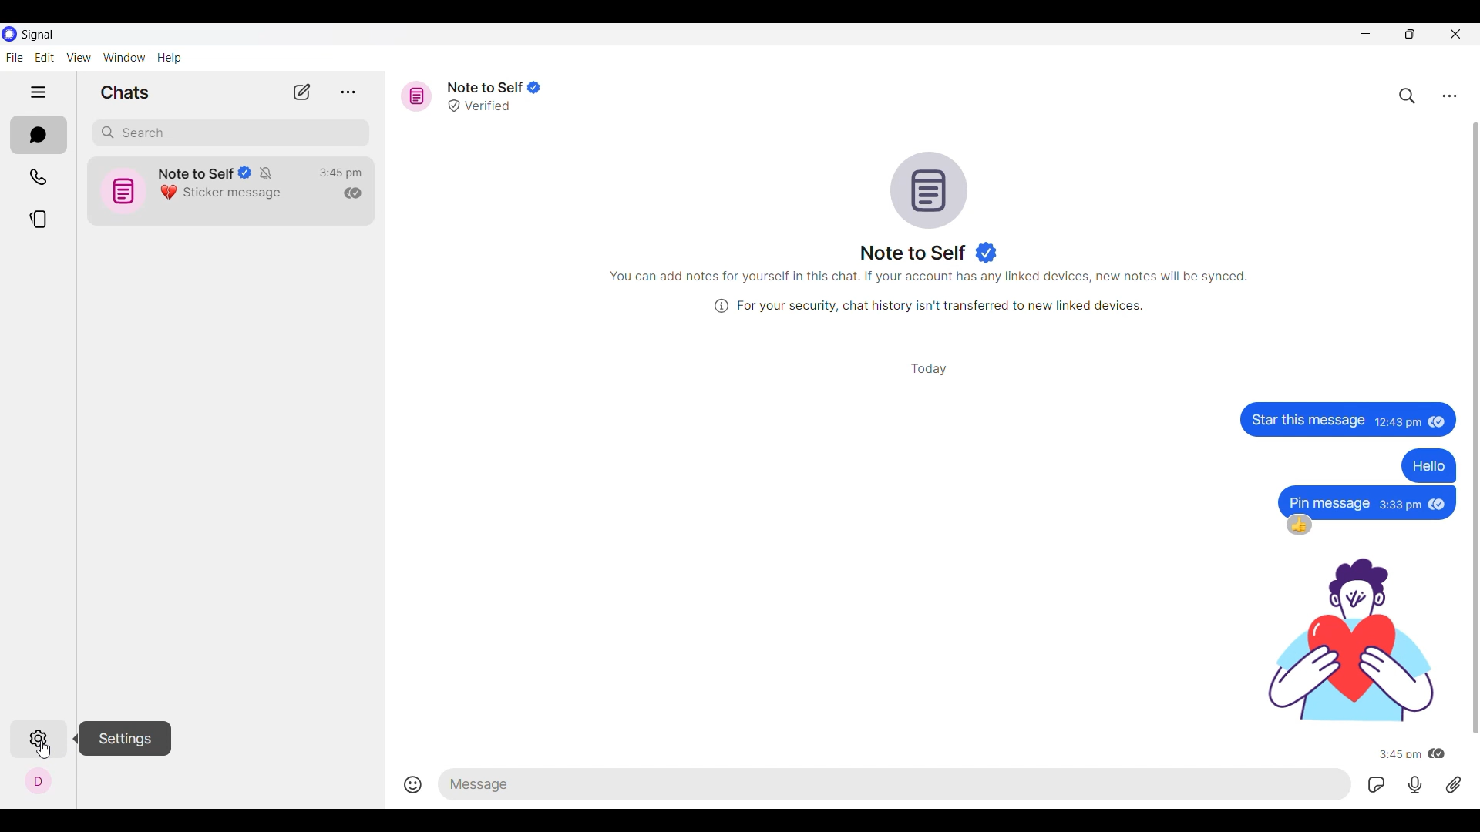  I want to click on Name of receiver , so click(914, 253).